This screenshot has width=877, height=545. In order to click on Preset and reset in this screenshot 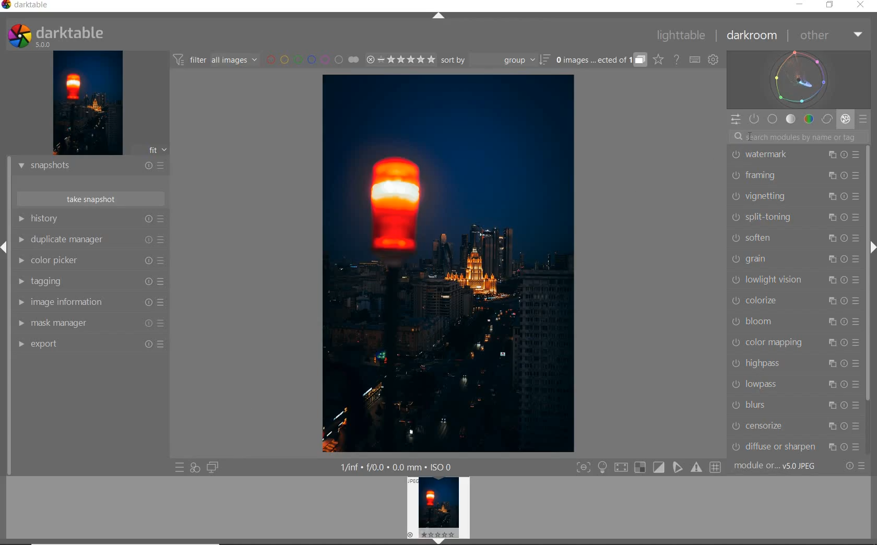, I will do `click(857, 343)`.